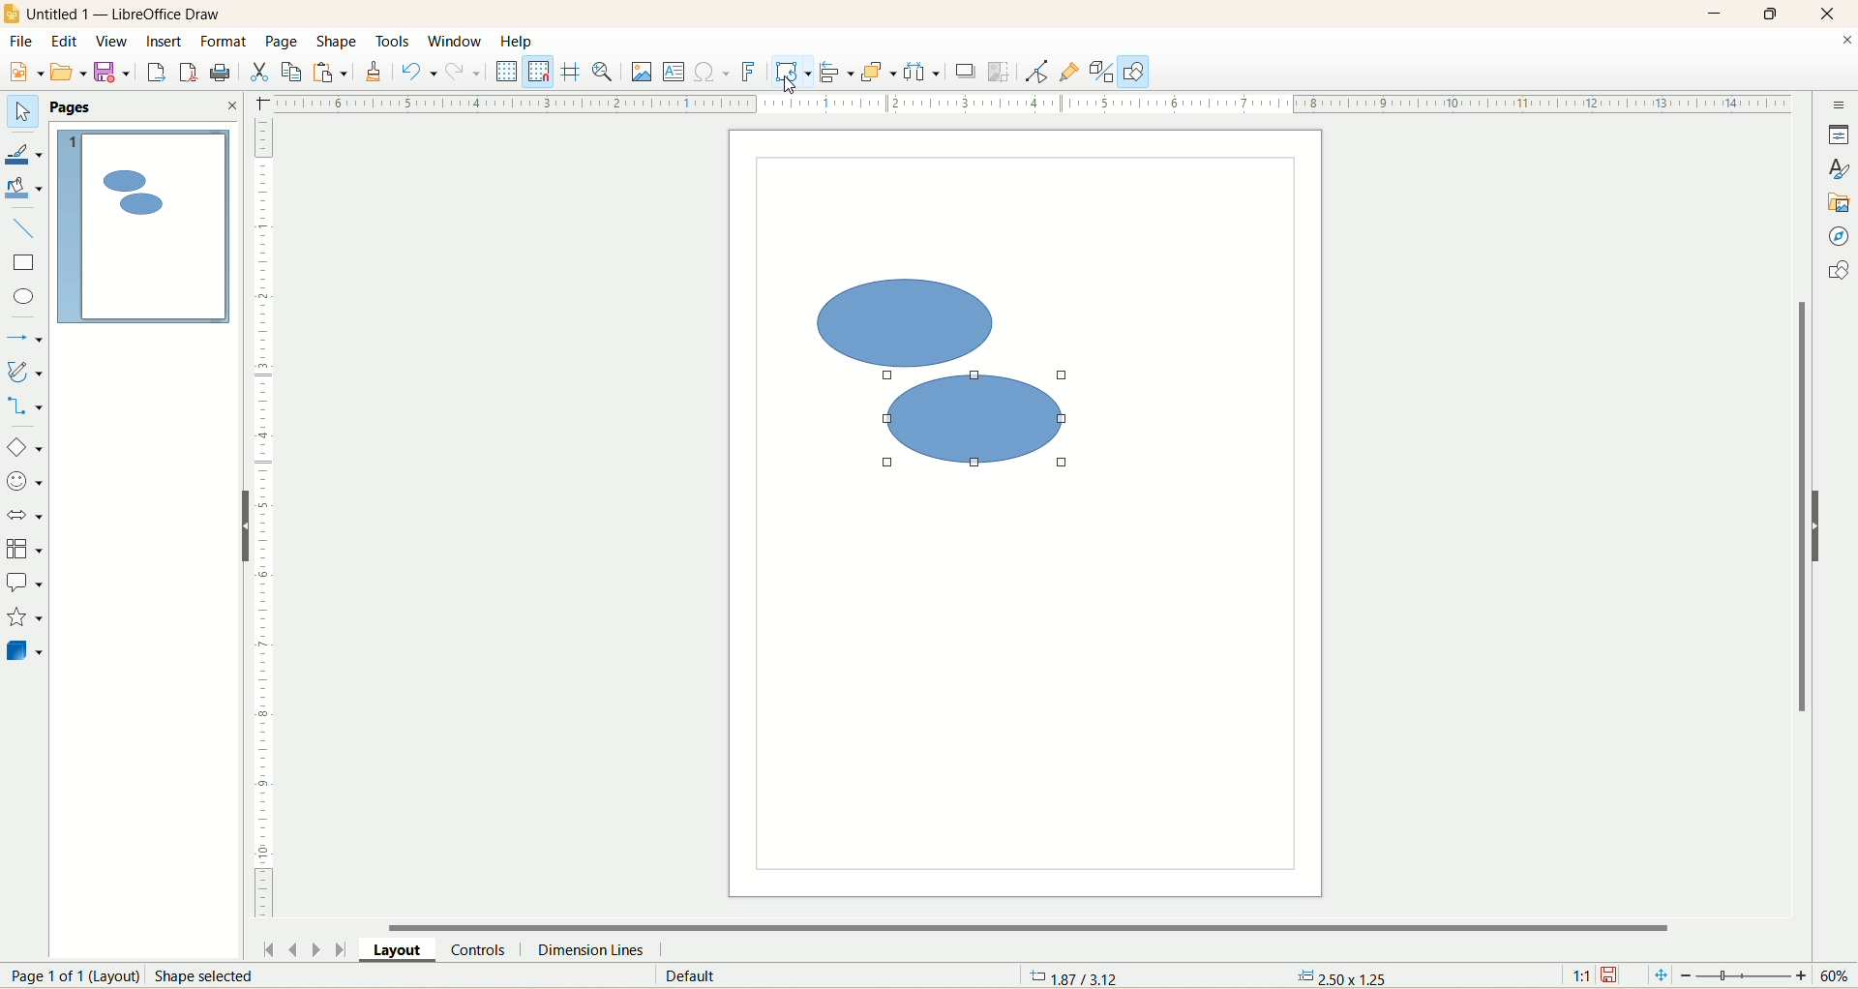  What do you see at coordinates (26, 406) in the screenshot?
I see `connectors` at bounding box center [26, 406].